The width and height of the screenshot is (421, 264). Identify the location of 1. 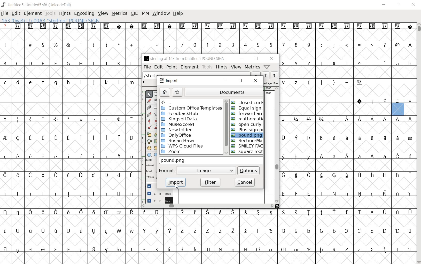
(207, 44).